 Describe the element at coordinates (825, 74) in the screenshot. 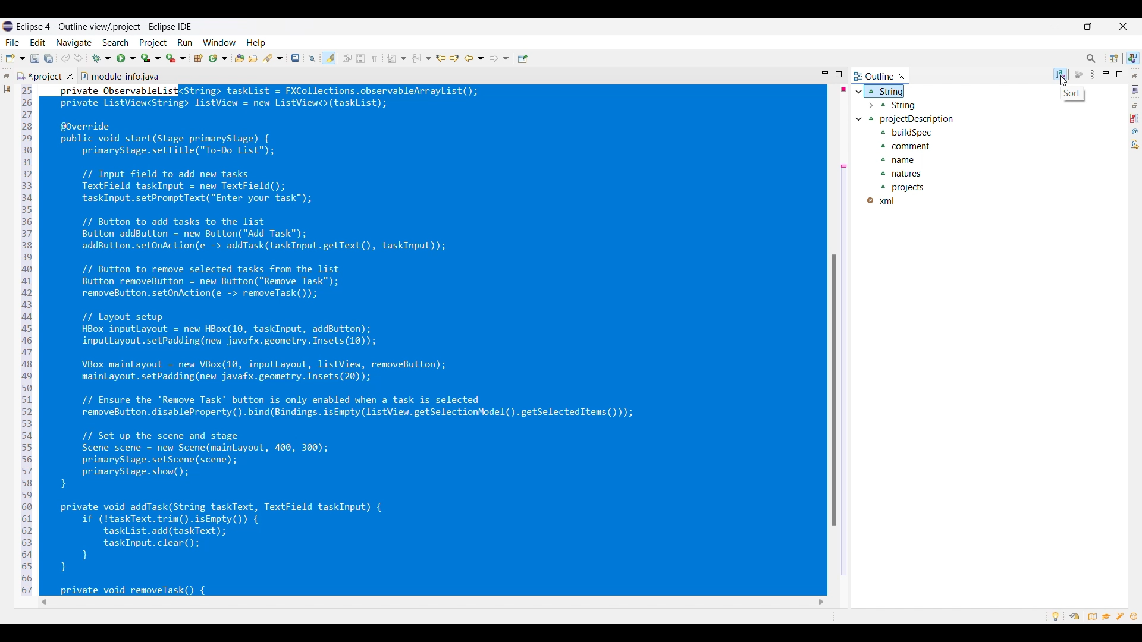

I see `minimize` at that location.